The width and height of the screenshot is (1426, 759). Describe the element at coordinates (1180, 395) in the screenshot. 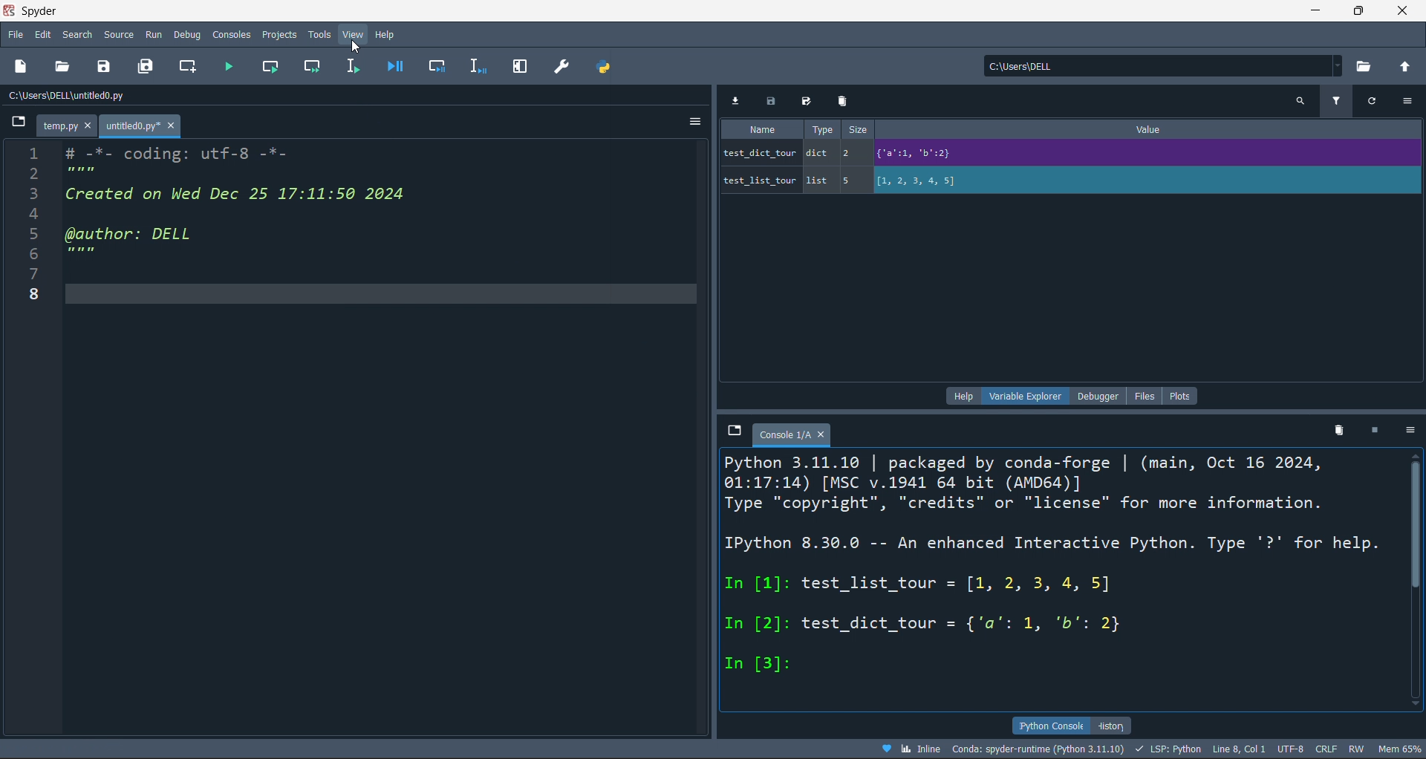

I see `plots` at that location.